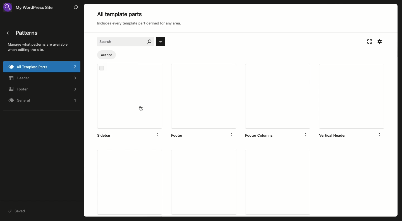 This screenshot has height=221, width=402. I want to click on Footer, so click(204, 96).